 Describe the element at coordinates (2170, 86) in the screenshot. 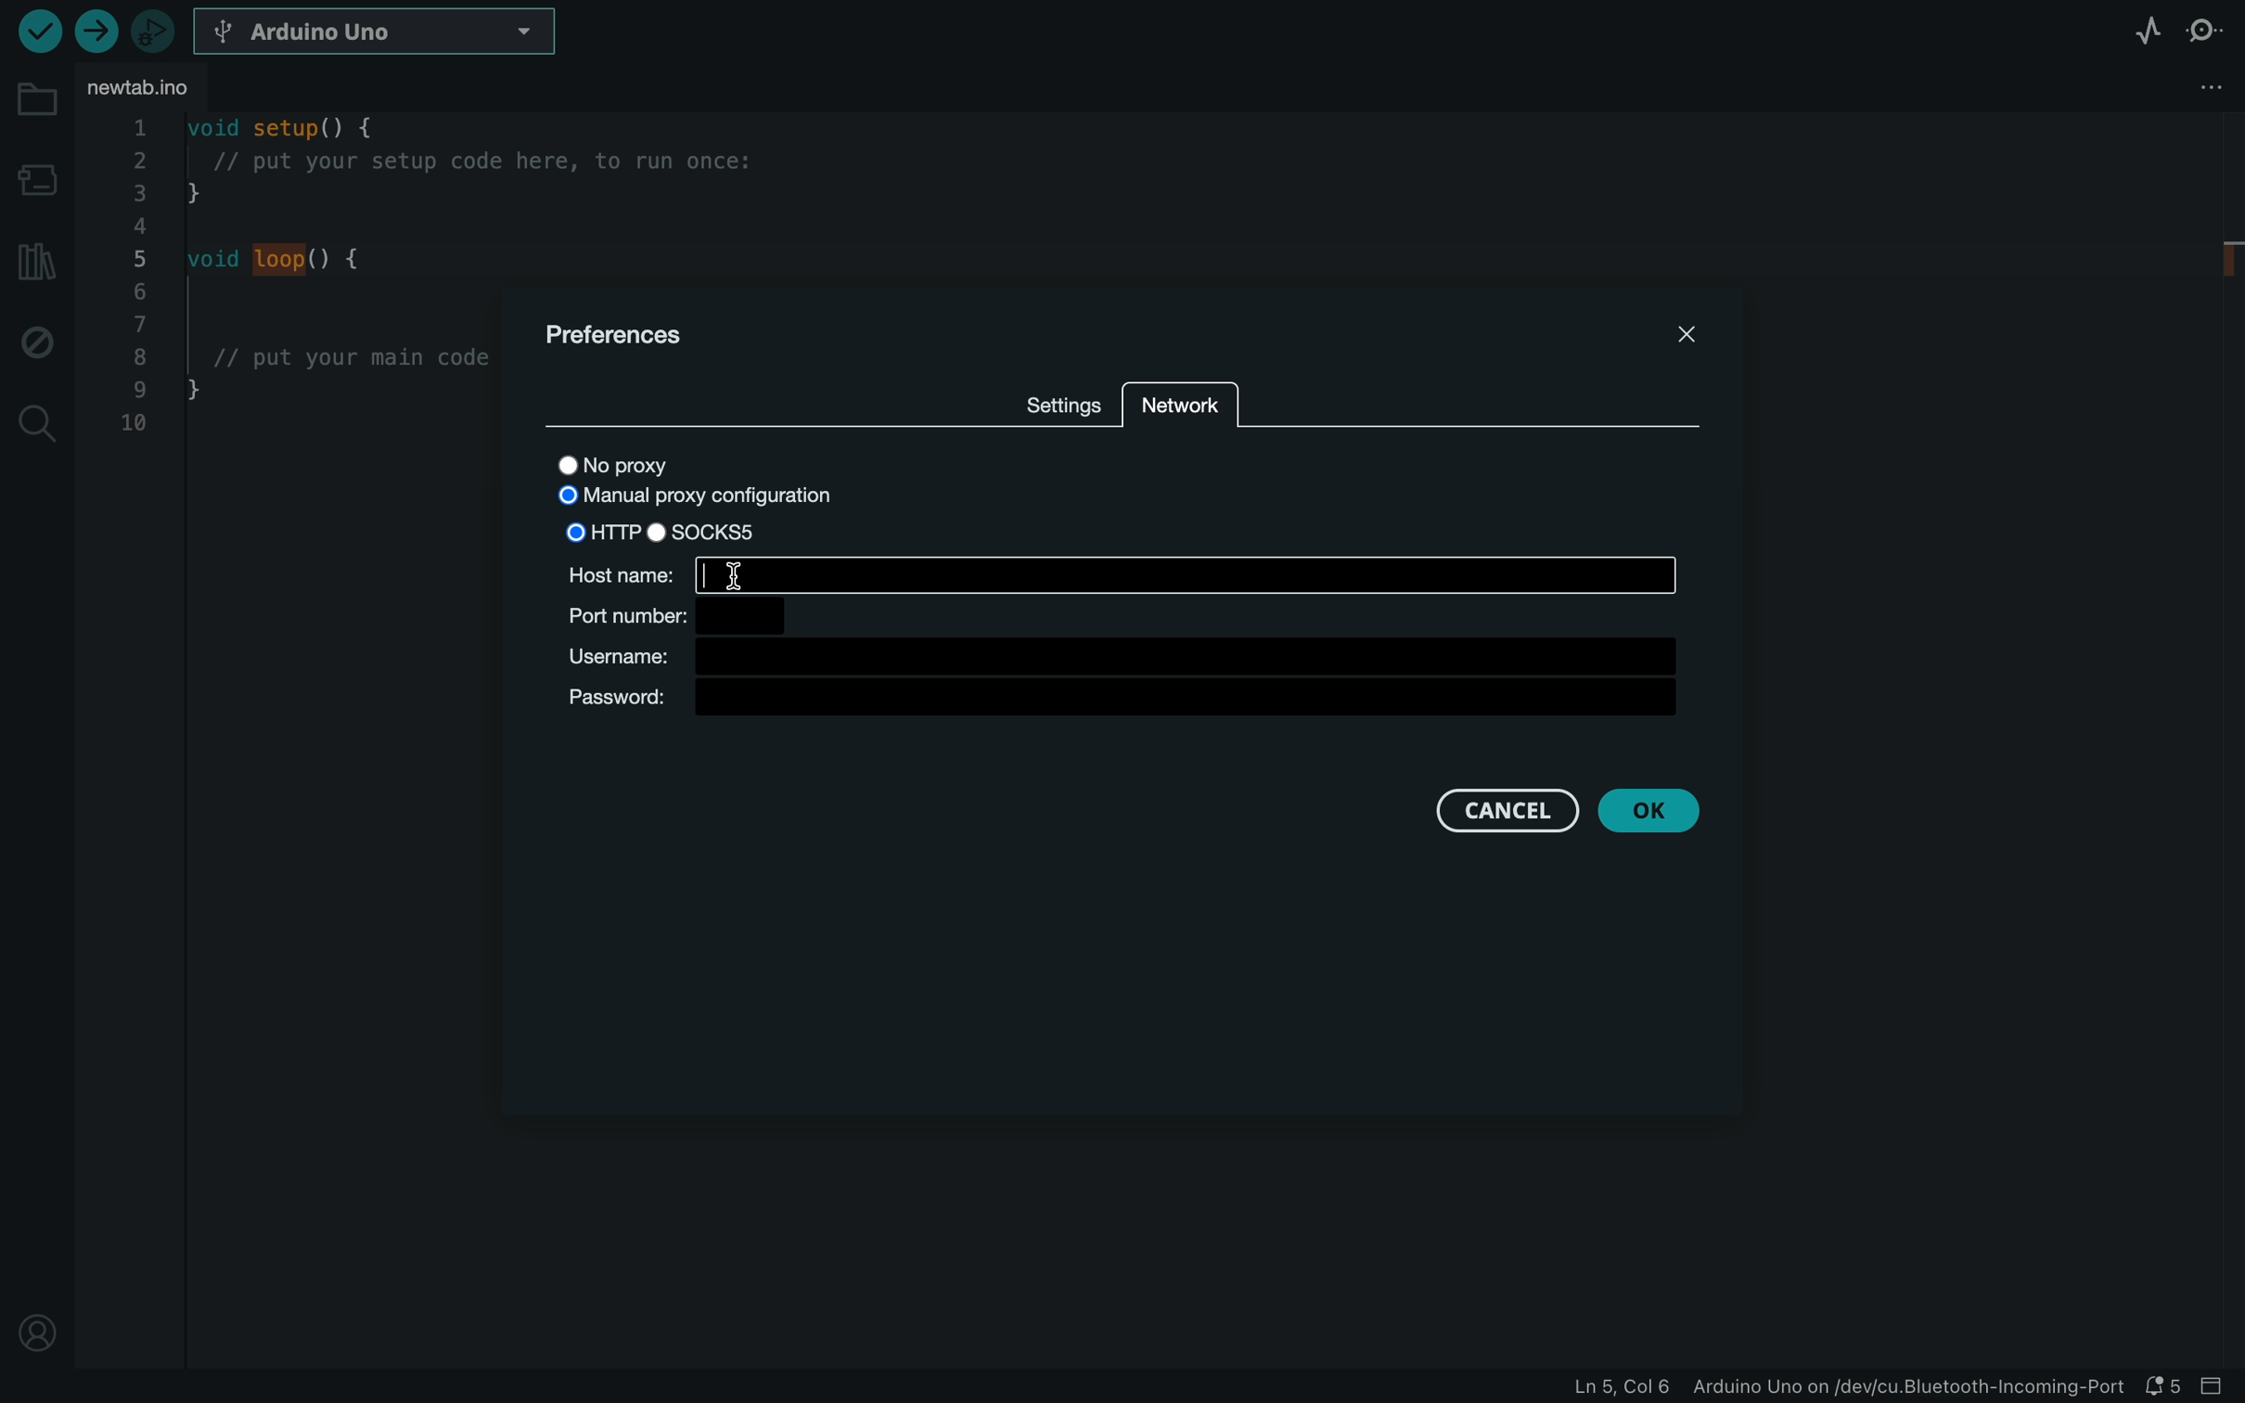

I see `file setting` at that location.